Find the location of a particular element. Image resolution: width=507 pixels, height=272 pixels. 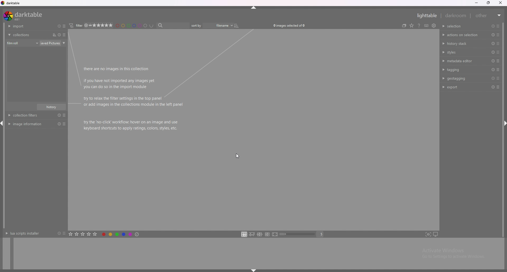

reset is located at coordinates (492, 87).